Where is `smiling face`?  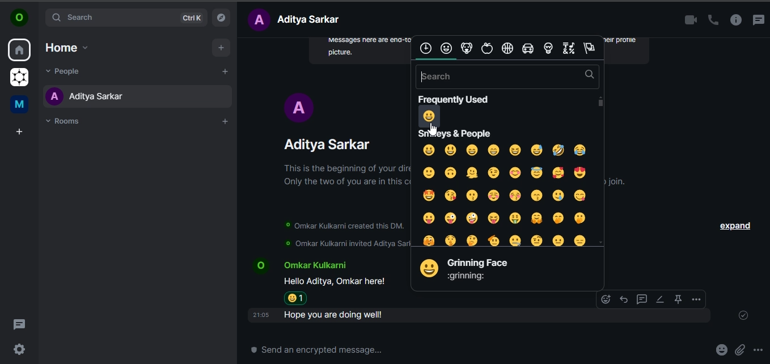
smiling face is located at coordinates (496, 195).